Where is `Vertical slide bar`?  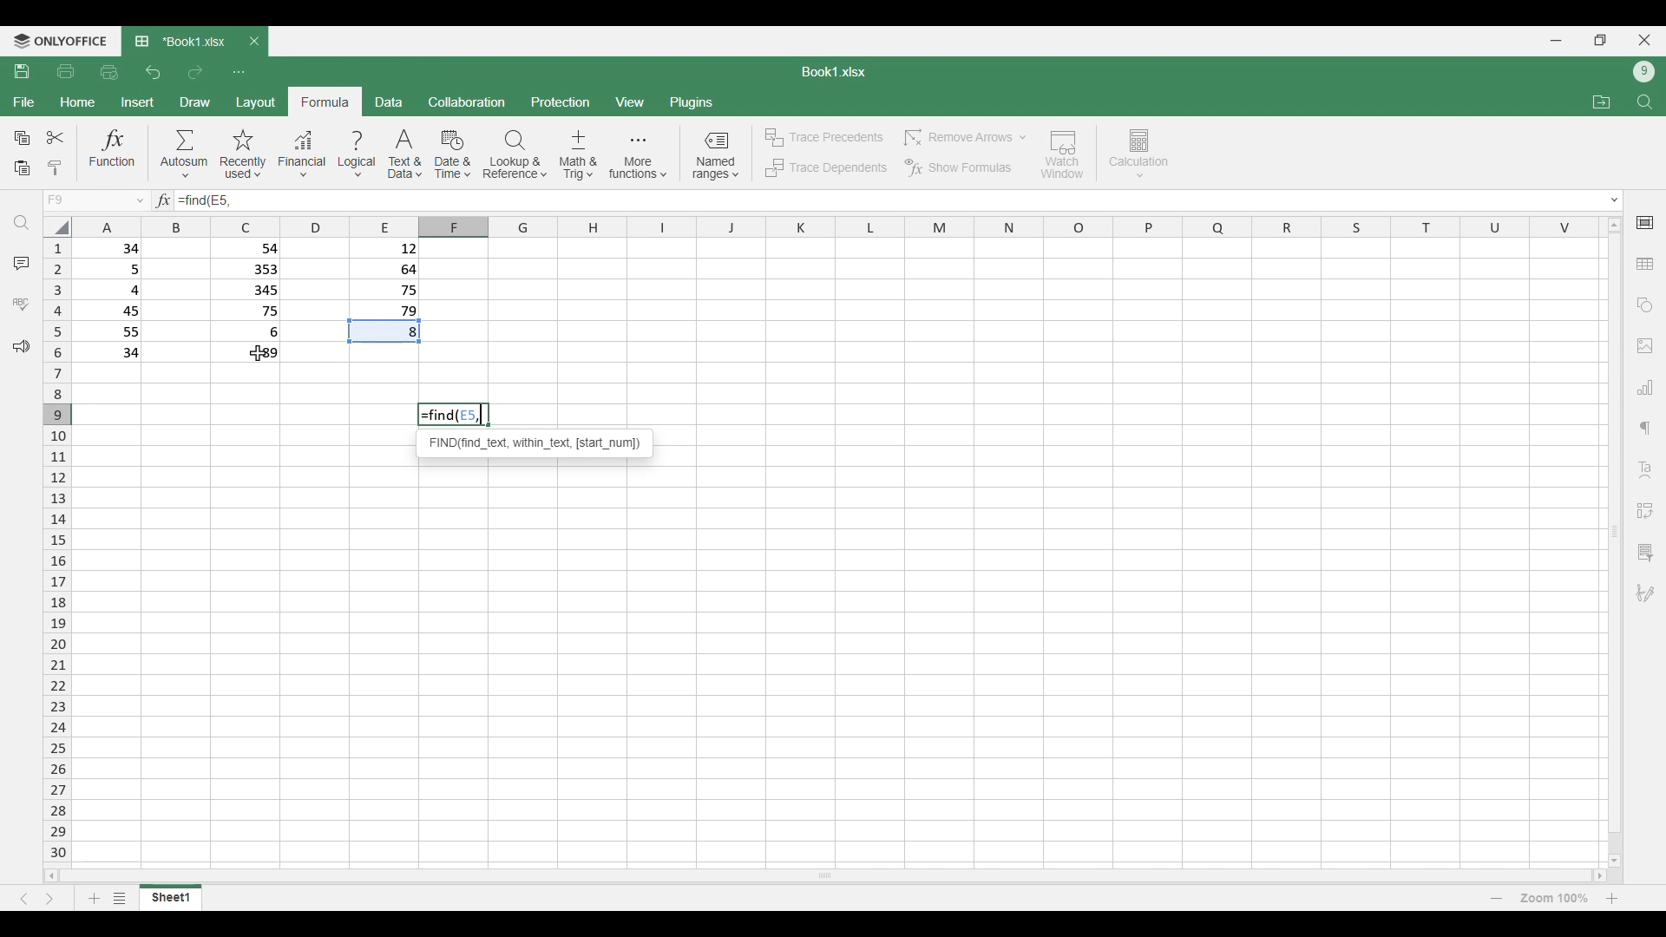 Vertical slide bar is located at coordinates (1616, 542).